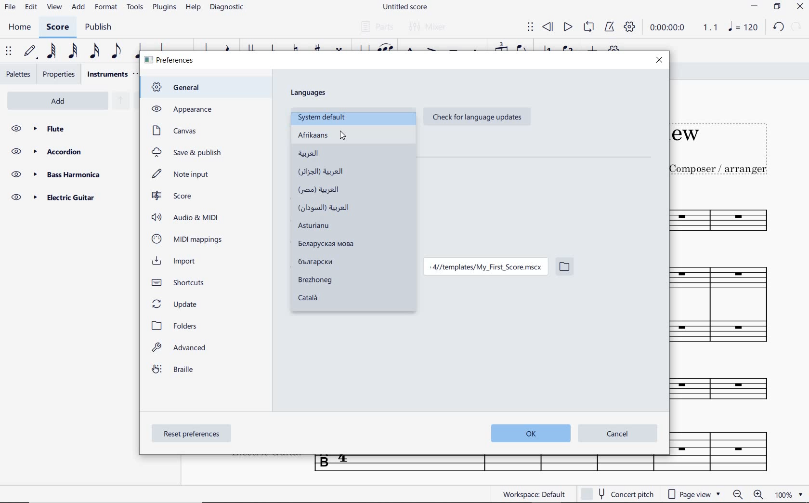 This screenshot has width=809, height=503. Describe the element at coordinates (183, 174) in the screenshot. I see `note input` at that location.